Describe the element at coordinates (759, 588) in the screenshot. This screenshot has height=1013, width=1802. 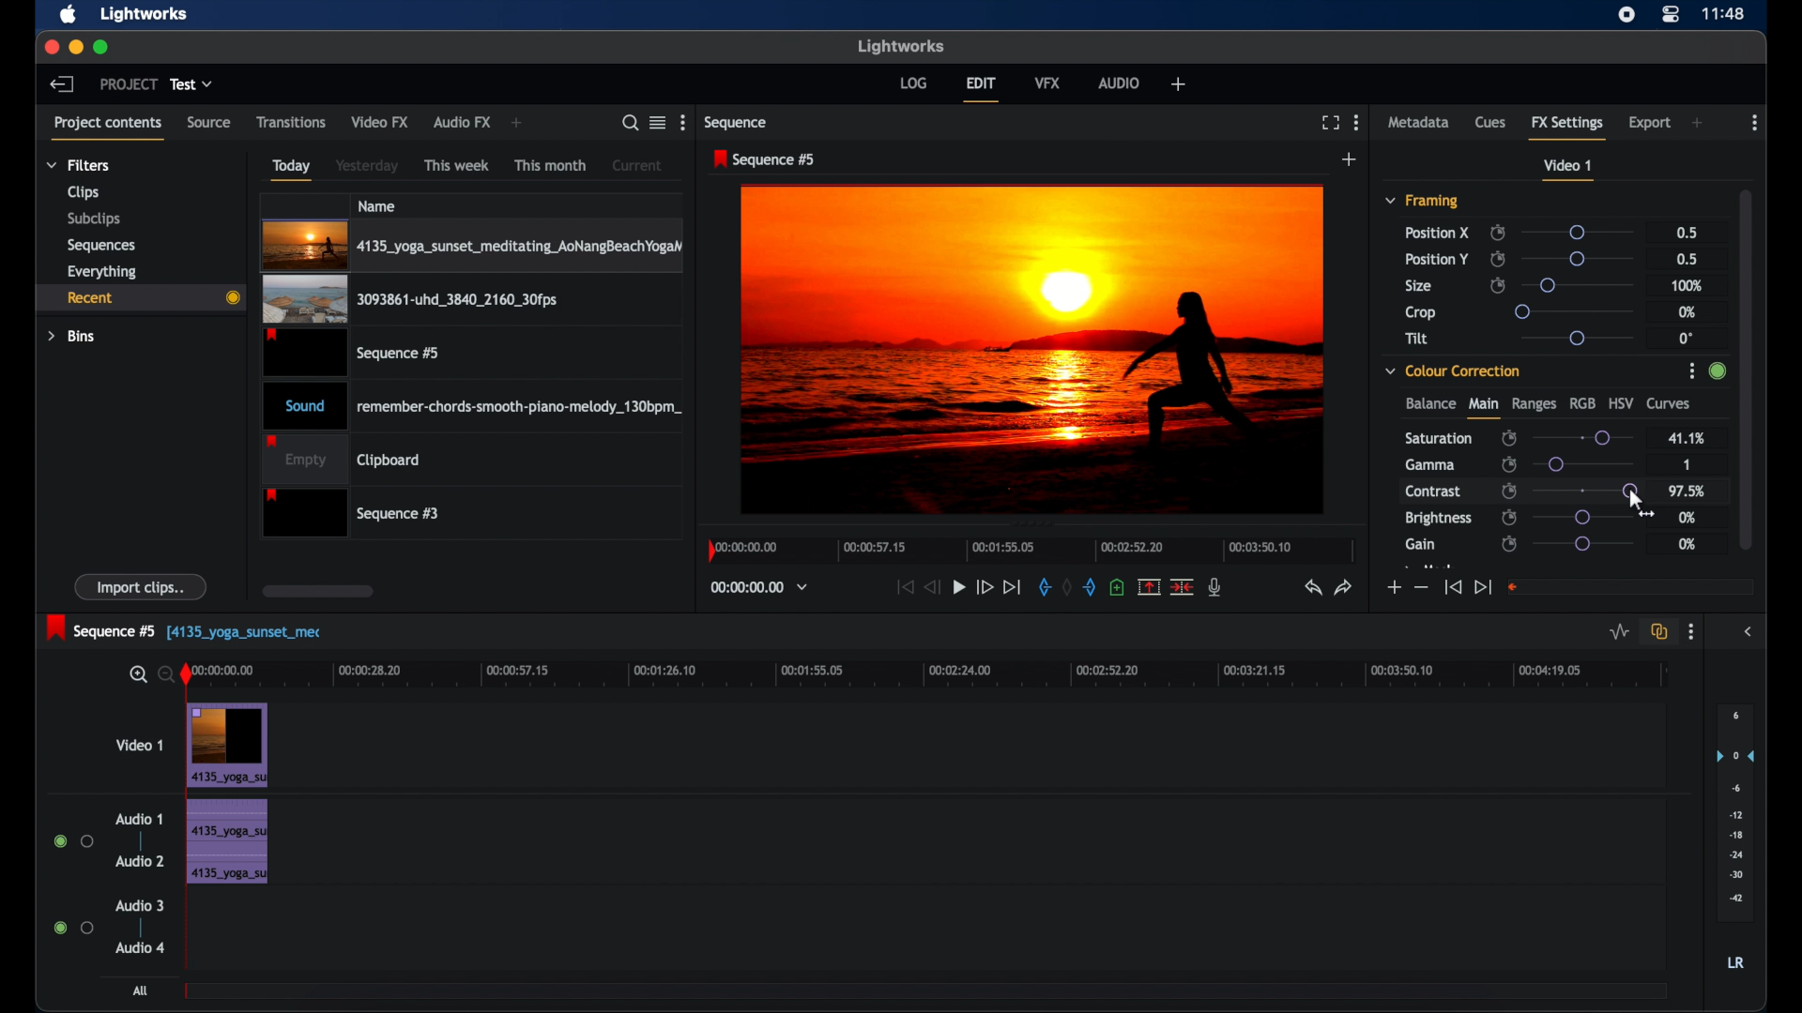
I see `timecodes and reels` at that location.